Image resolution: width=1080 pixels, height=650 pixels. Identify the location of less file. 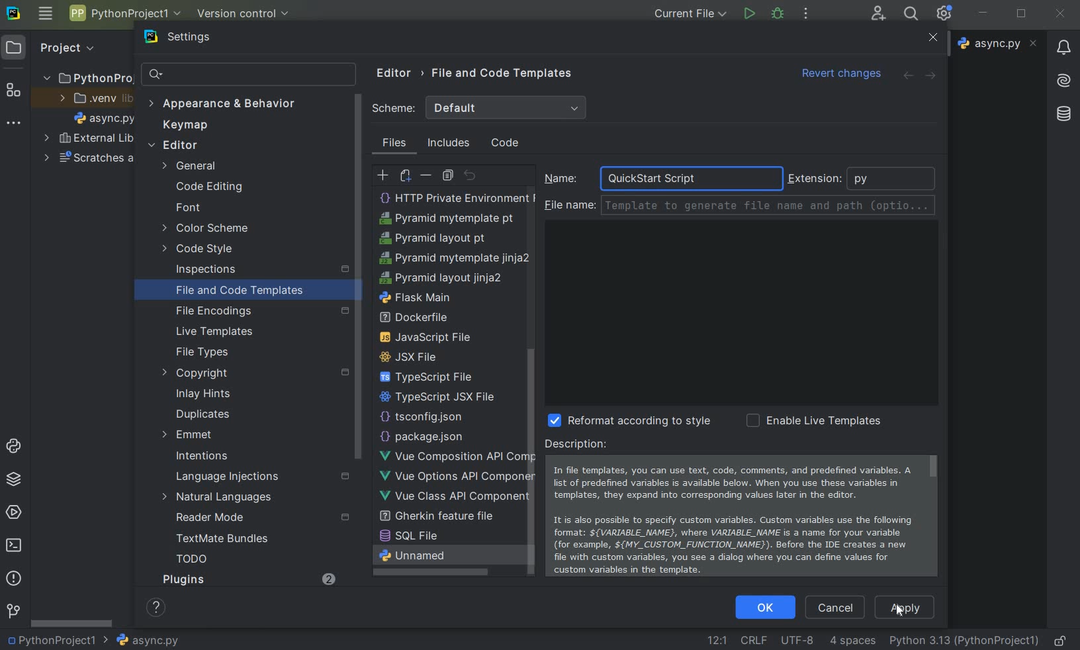
(433, 239).